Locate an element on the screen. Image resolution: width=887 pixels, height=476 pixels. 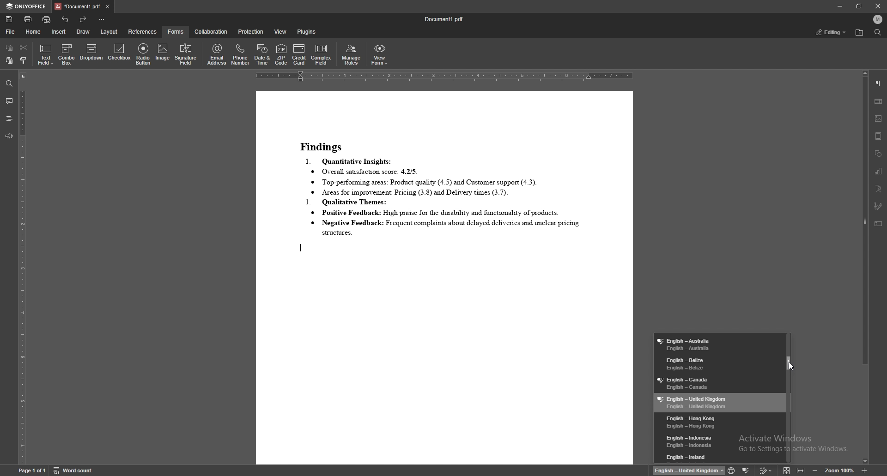
fit to screen is located at coordinates (785, 470).